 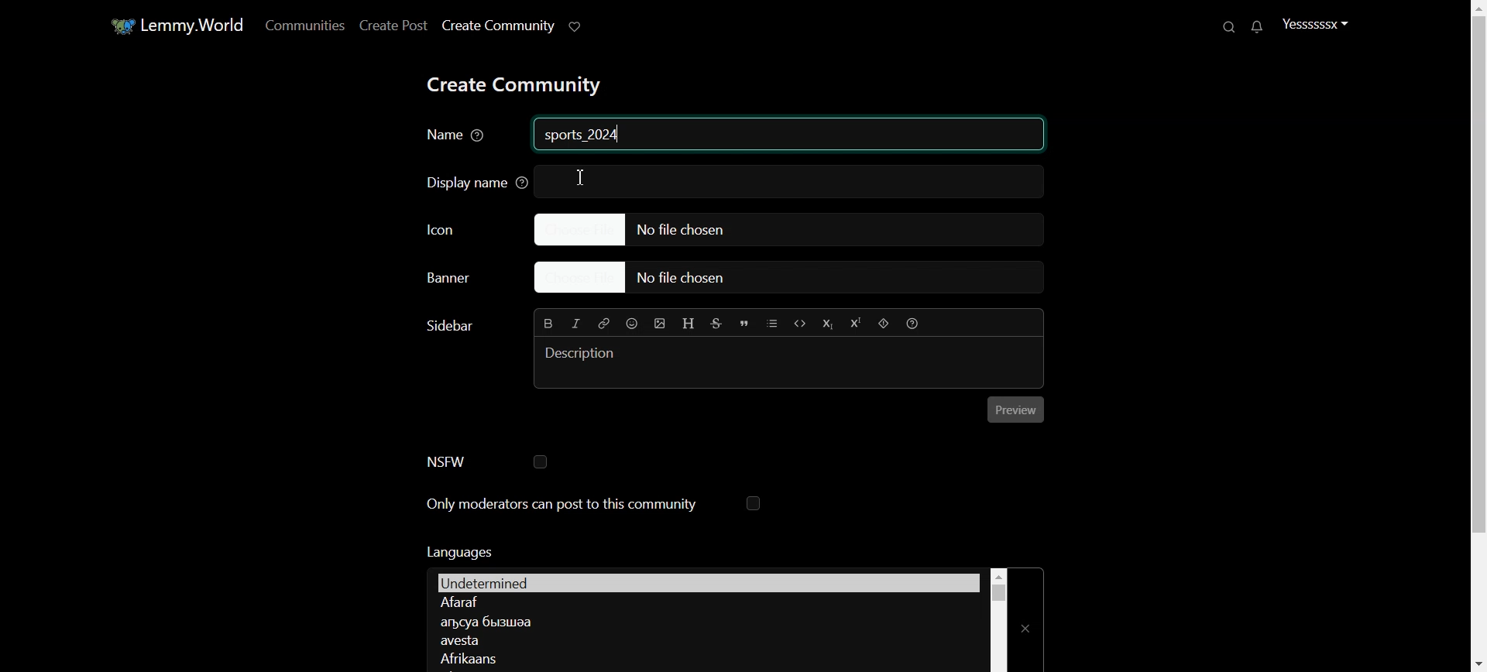 What do you see at coordinates (826, 324) in the screenshot?
I see `Subscript` at bounding box center [826, 324].